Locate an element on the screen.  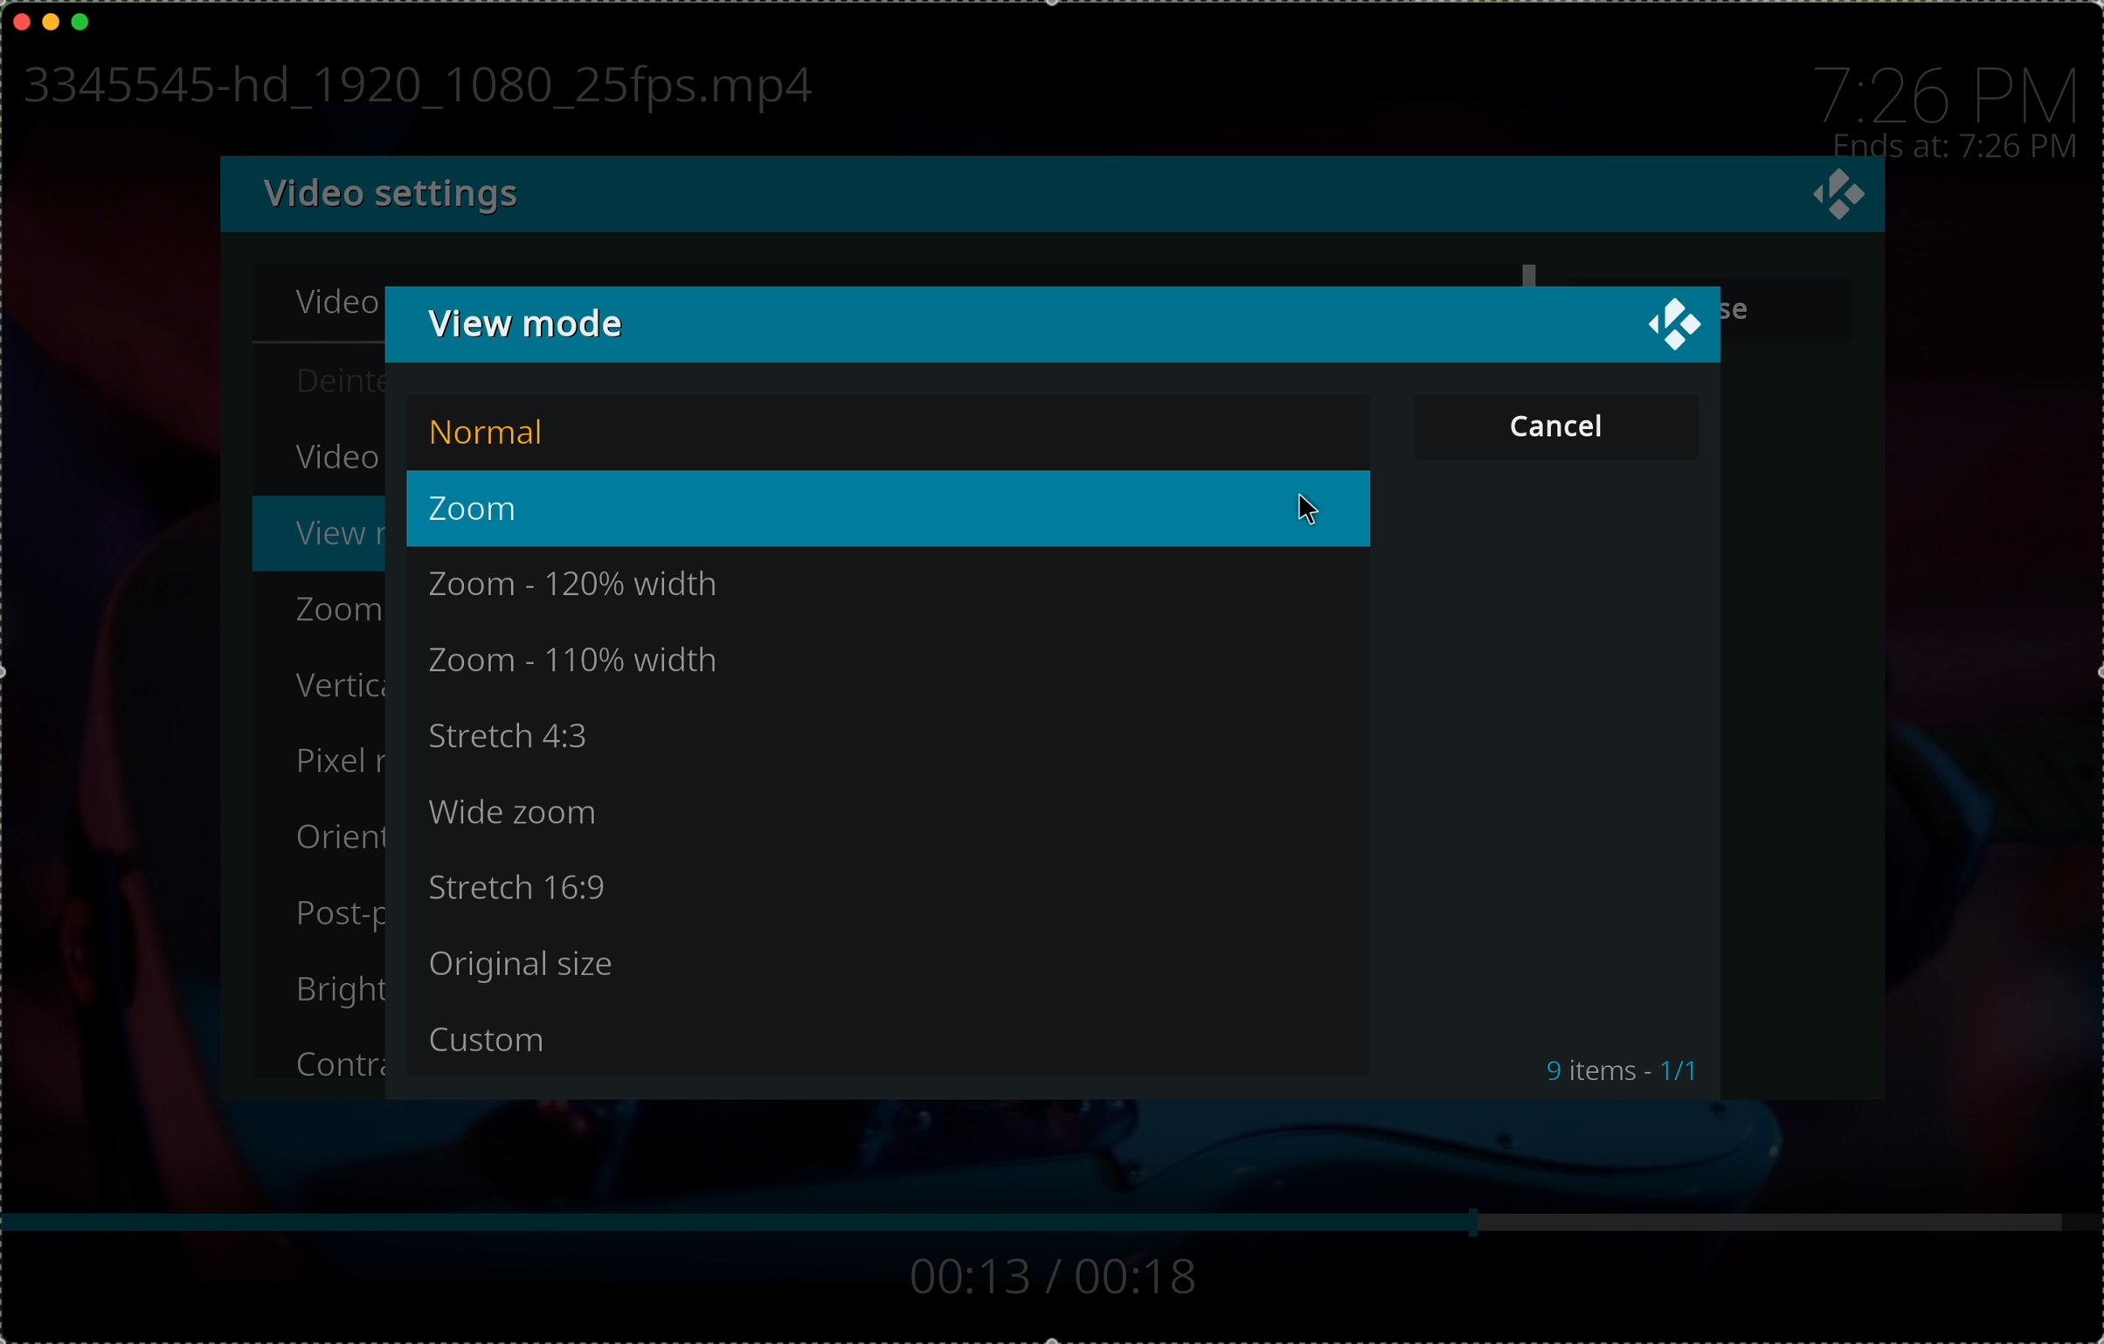
time is located at coordinates (1949, 149).